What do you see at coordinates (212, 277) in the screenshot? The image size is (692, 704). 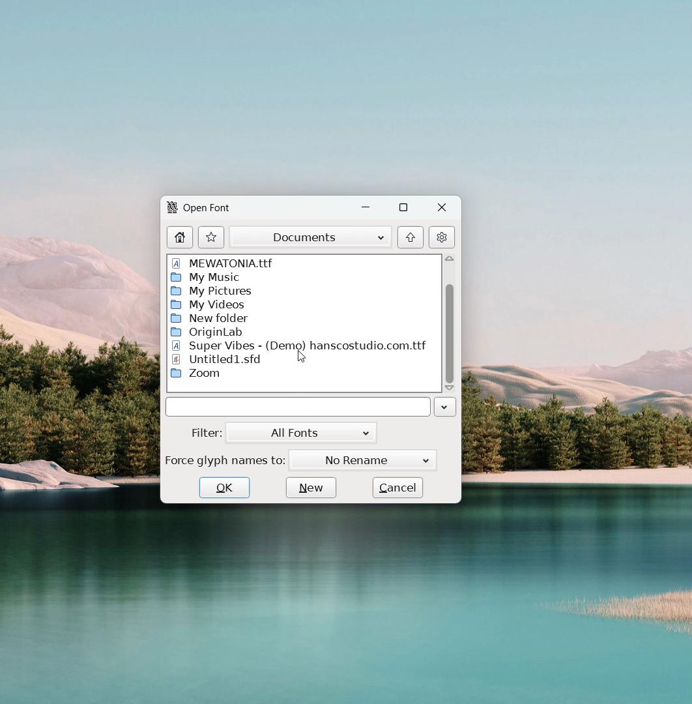 I see `My Music` at bounding box center [212, 277].